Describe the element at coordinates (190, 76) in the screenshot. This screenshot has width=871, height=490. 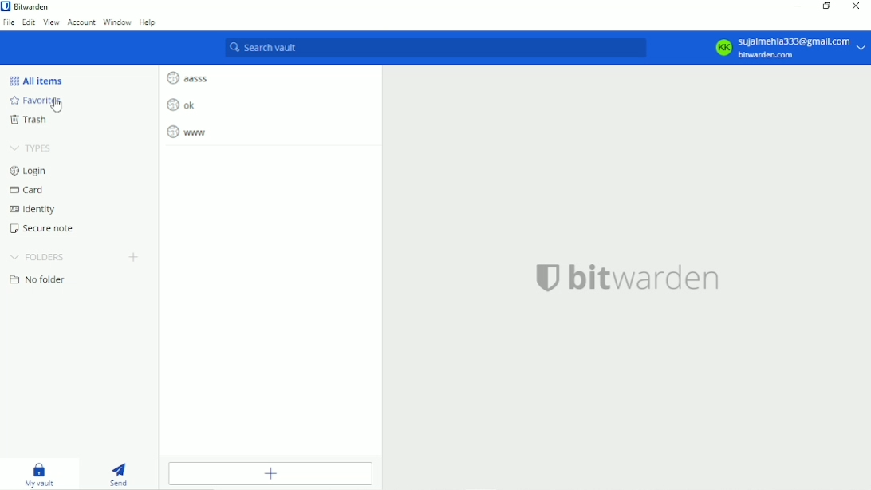
I see `aasss` at that location.